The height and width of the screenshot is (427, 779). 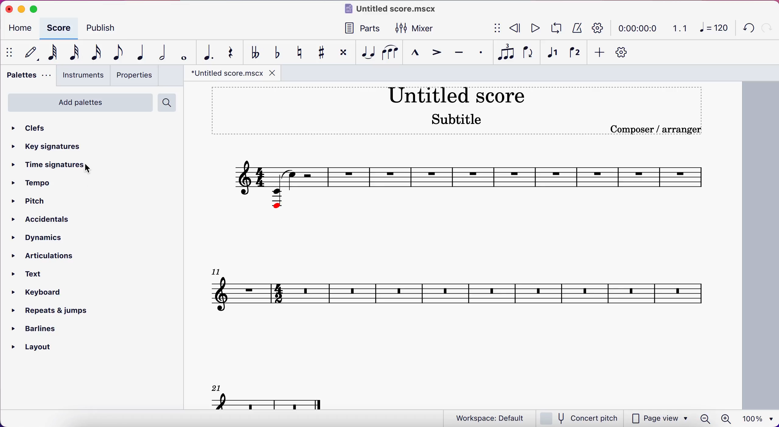 I want to click on add palettes, so click(x=79, y=103).